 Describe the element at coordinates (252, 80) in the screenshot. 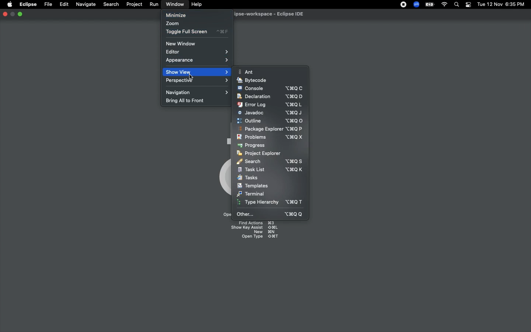

I see `Bytecode` at that location.